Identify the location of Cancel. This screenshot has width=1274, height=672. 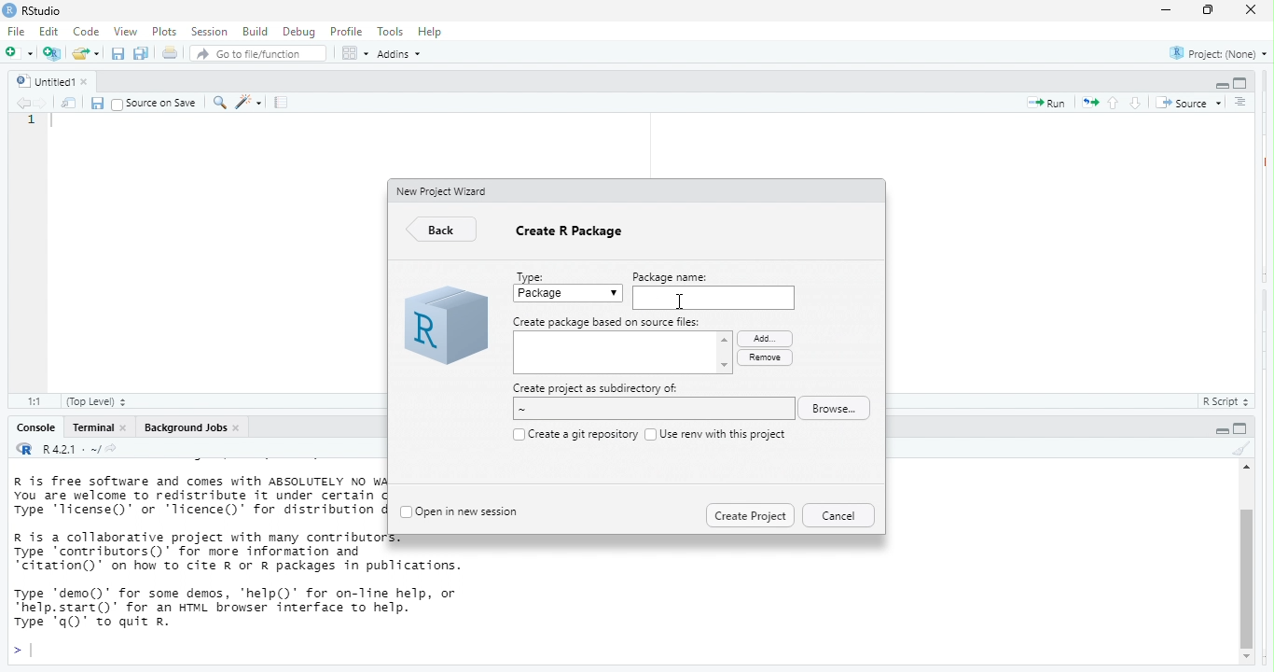
(838, 515).